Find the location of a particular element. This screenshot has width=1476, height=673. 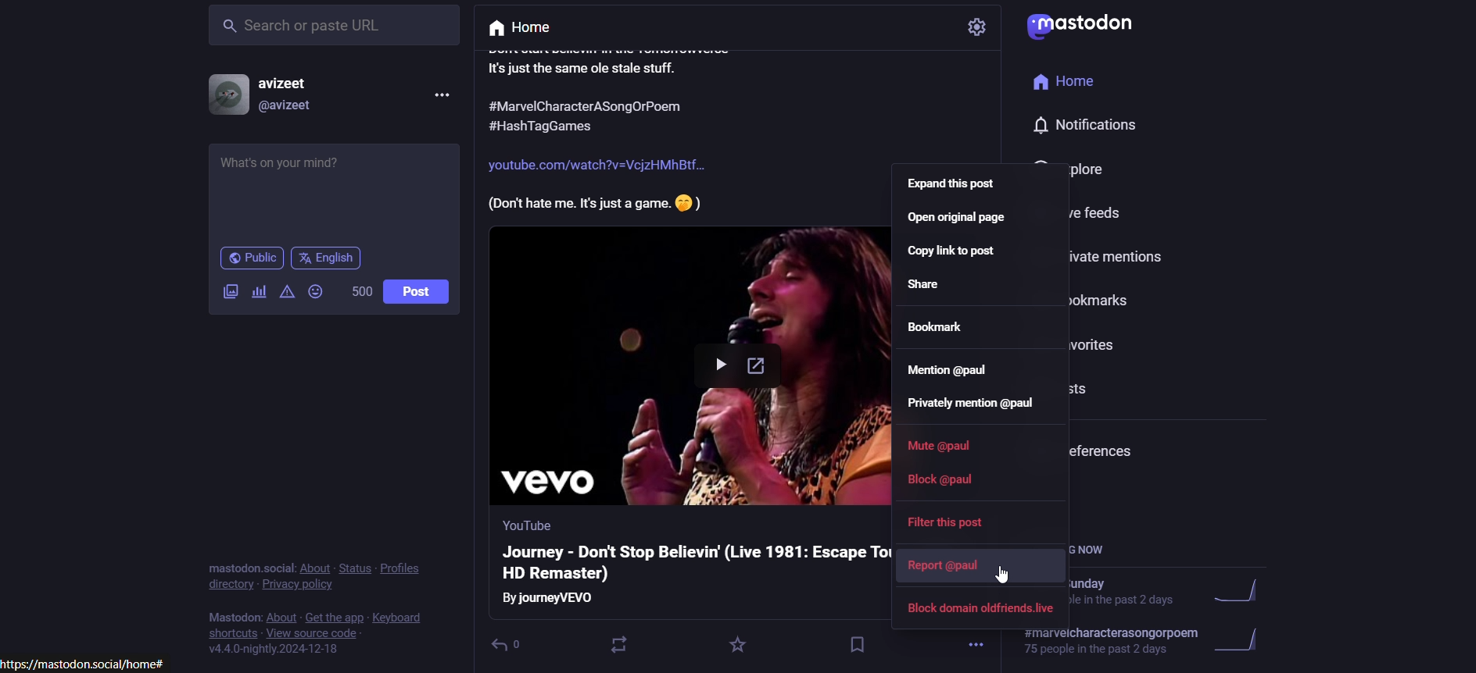

report this post is located at coordinates (945, 565).